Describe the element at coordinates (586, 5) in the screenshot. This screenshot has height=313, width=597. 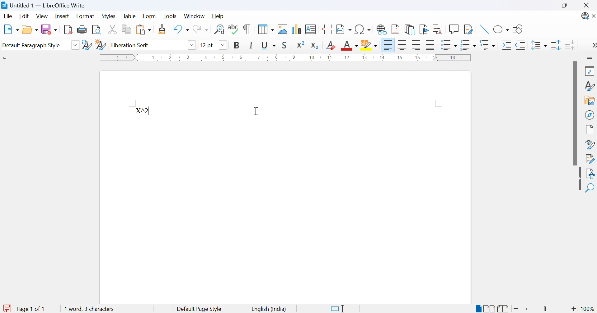
I see `Close` at that location.